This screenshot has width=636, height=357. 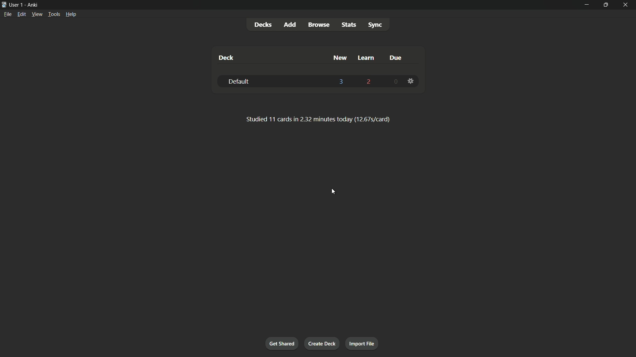 I want to click on 3, so click(x=342, y=82).